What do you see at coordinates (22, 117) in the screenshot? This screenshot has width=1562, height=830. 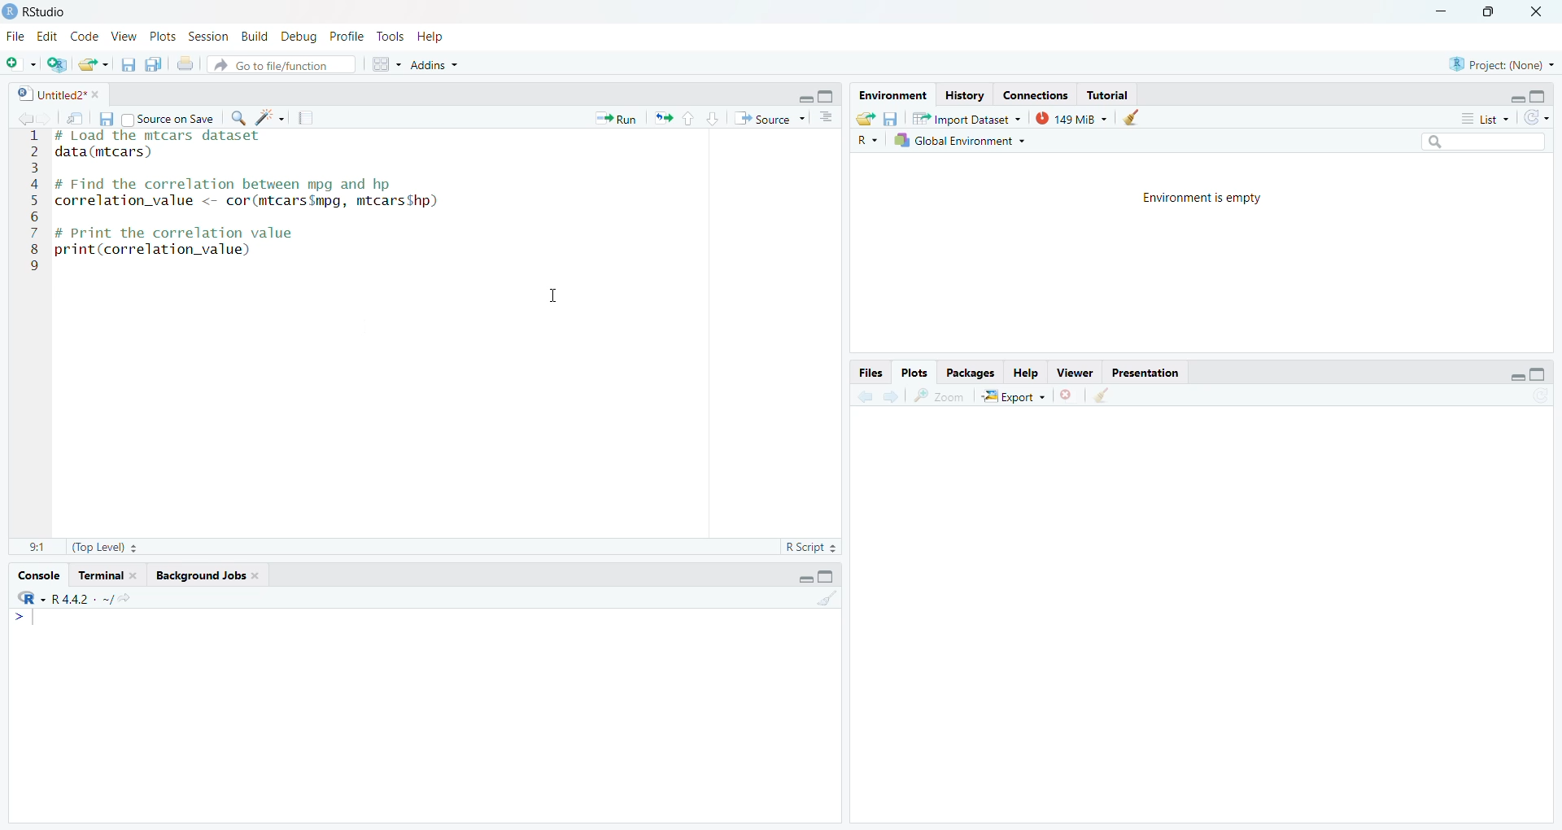 I see `Go back to the previous source location (Ctrl + F9)` at bounding box center [22, 117].